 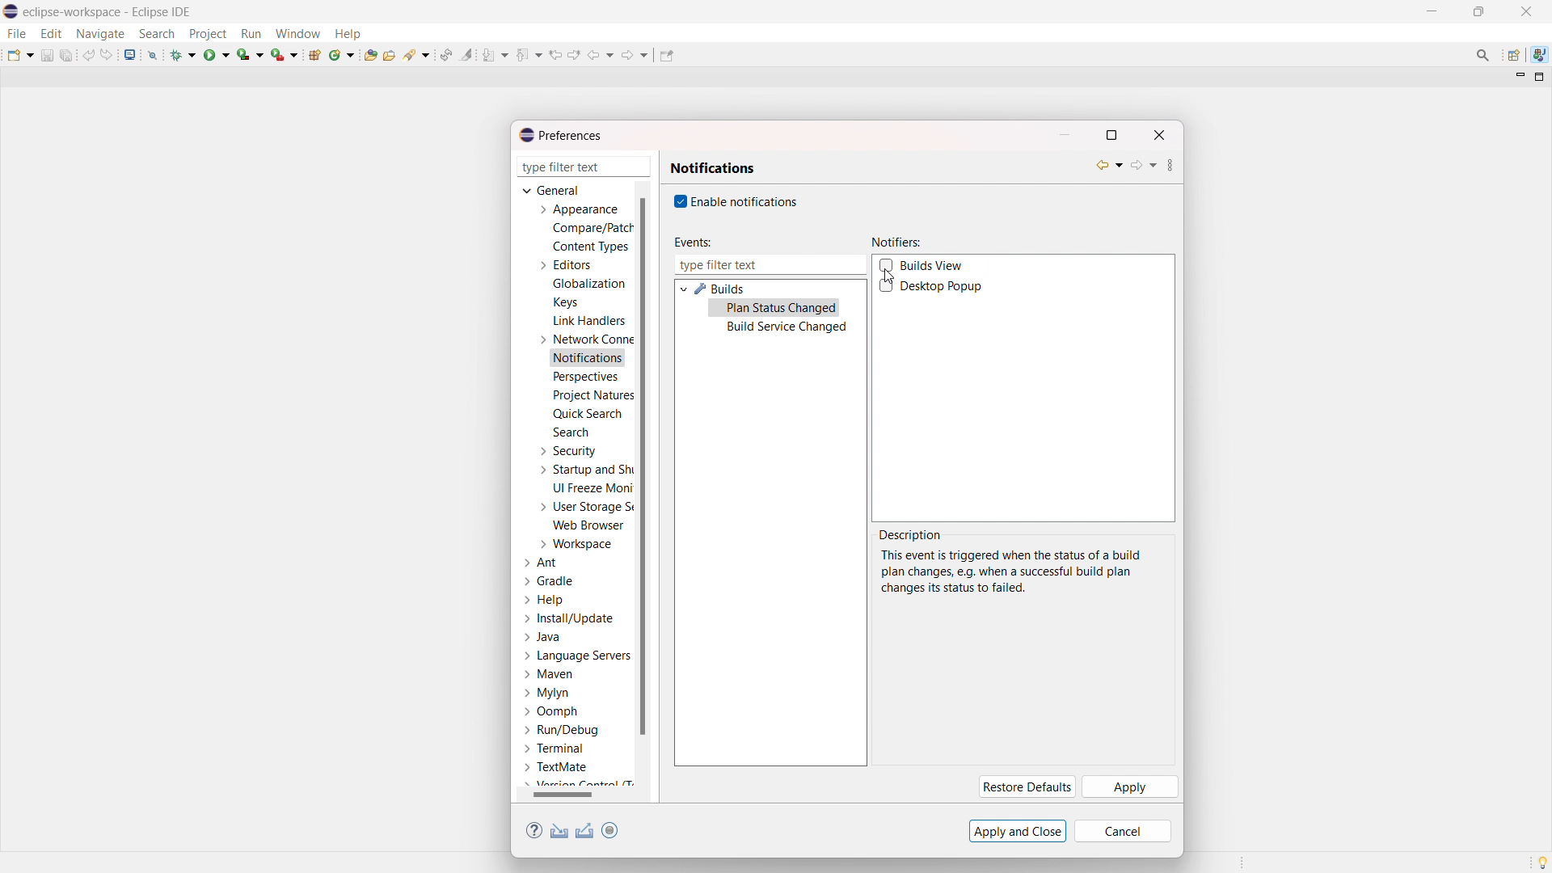 I want to click on checkbox, so click(x=678, y=201).